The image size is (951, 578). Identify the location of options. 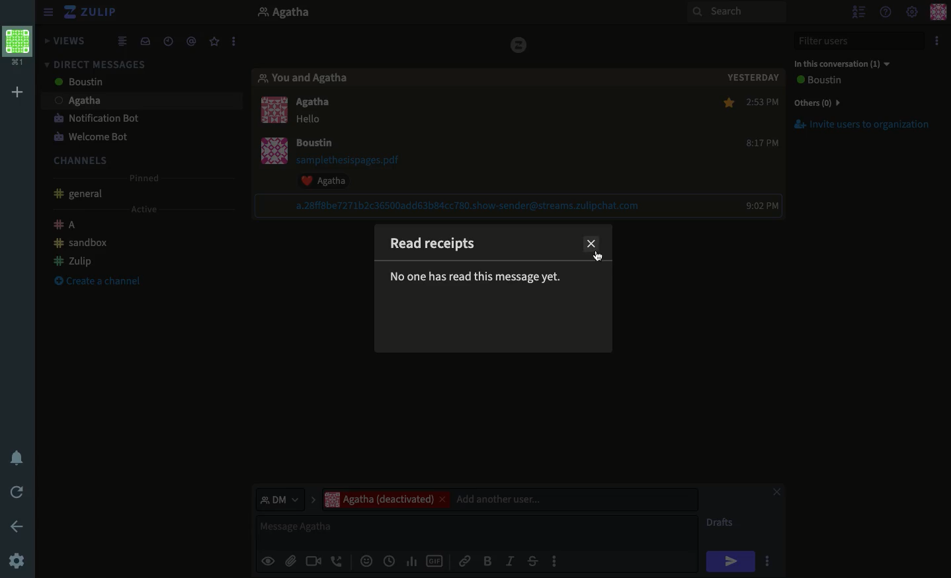
(769, 563).